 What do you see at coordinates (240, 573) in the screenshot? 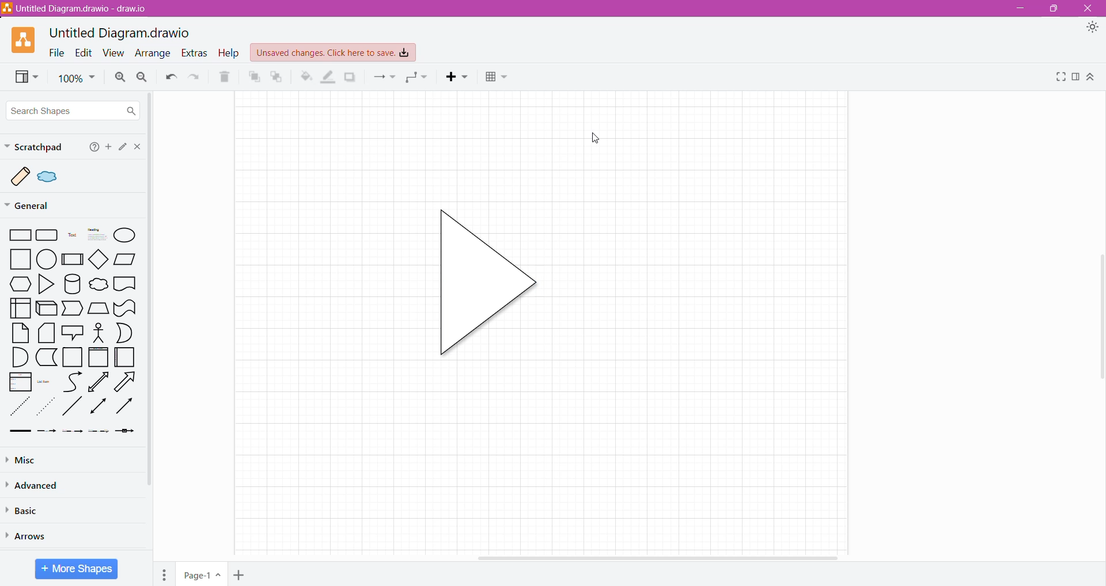
I see `Add Page` at bounding box center [240, 573].